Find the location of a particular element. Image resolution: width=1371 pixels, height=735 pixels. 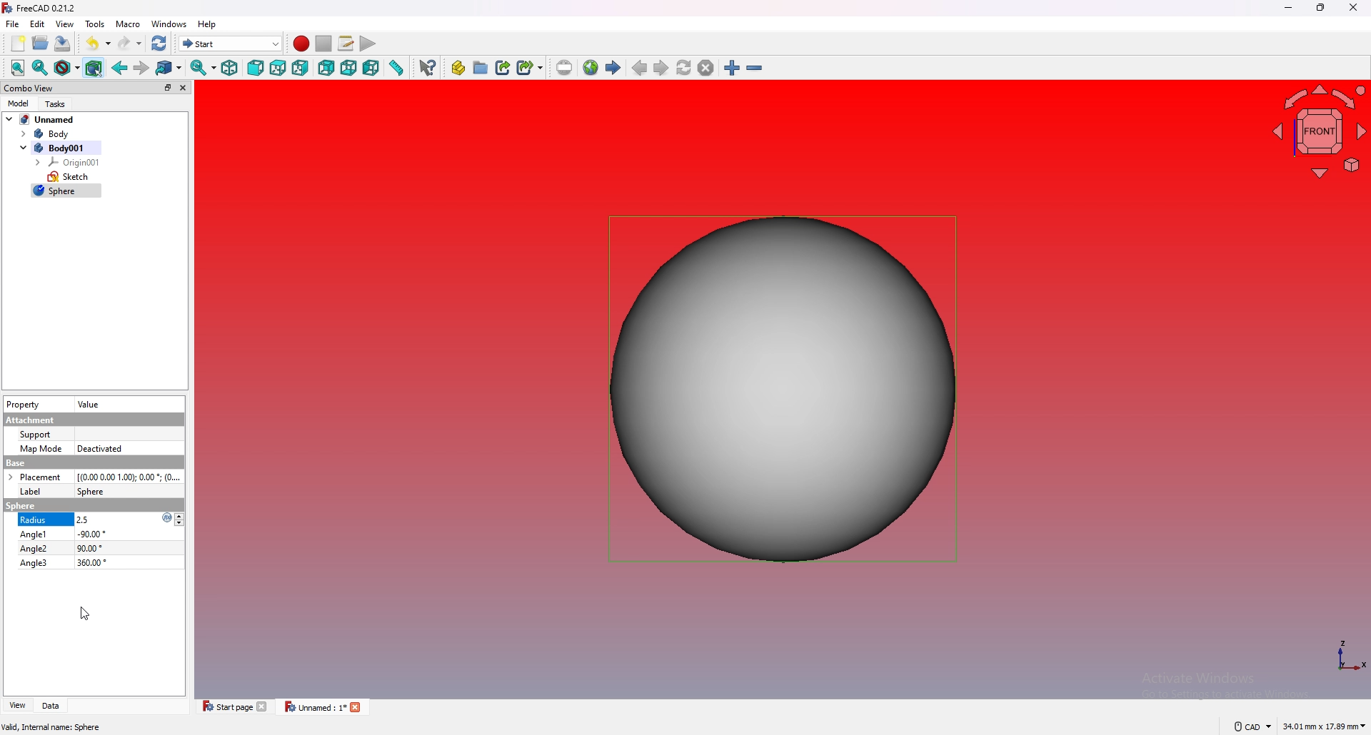

zoom out is located at coordinates (753, 68).